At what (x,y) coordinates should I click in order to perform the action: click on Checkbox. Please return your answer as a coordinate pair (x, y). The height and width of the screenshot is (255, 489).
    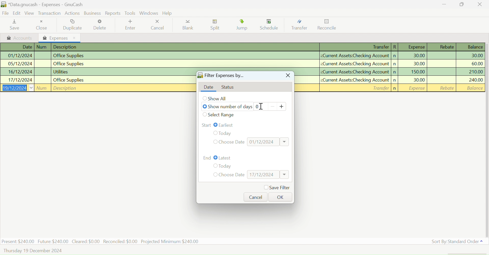
    Looking at the image, I should click on (216, 125).